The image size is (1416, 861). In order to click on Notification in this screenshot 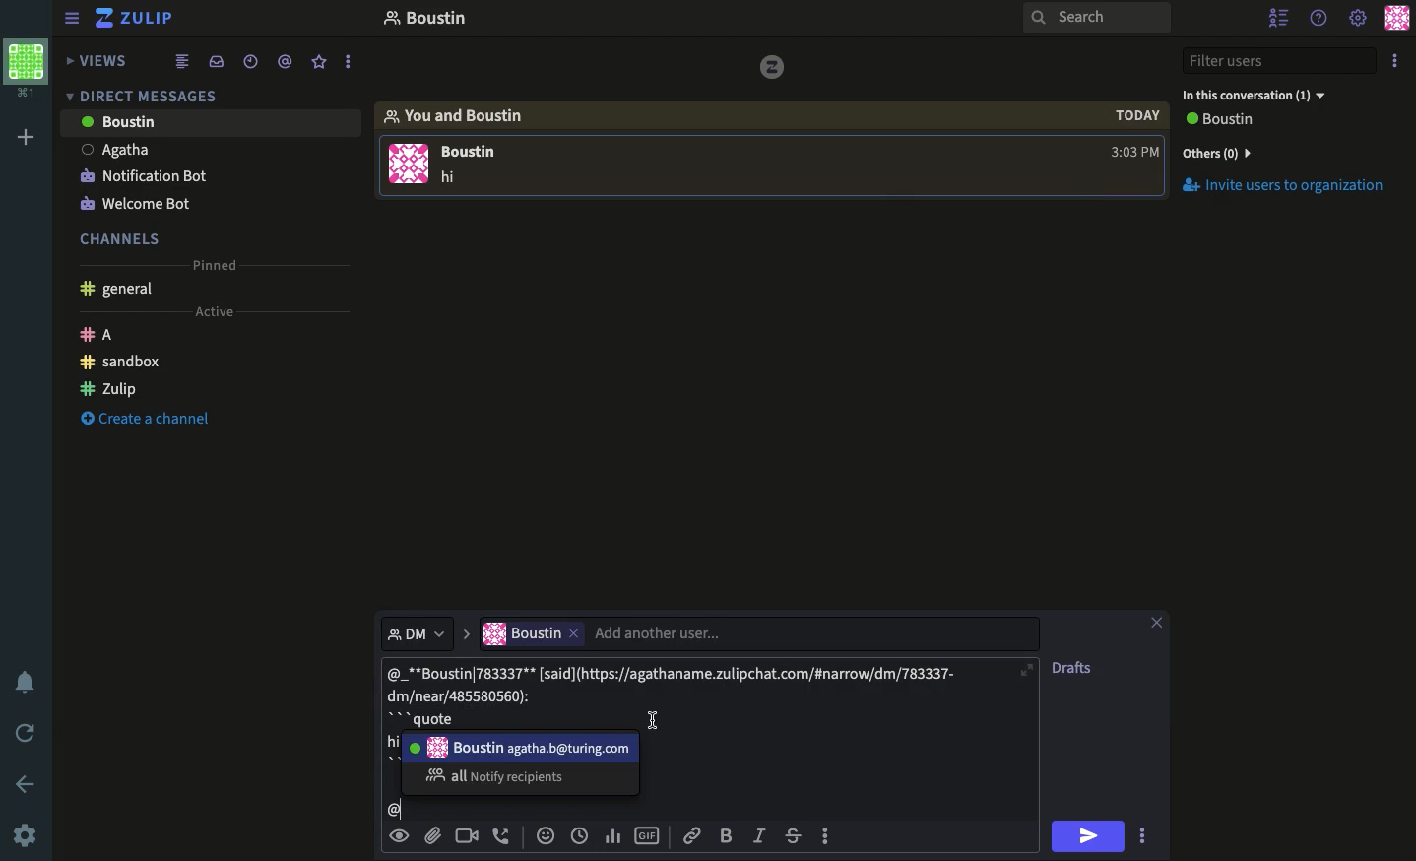, I will do `click(26, 683)`.